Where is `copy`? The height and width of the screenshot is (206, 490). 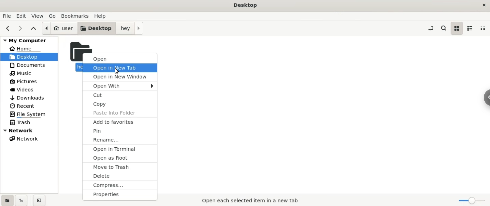 copy is located at coordinates (120, 103).